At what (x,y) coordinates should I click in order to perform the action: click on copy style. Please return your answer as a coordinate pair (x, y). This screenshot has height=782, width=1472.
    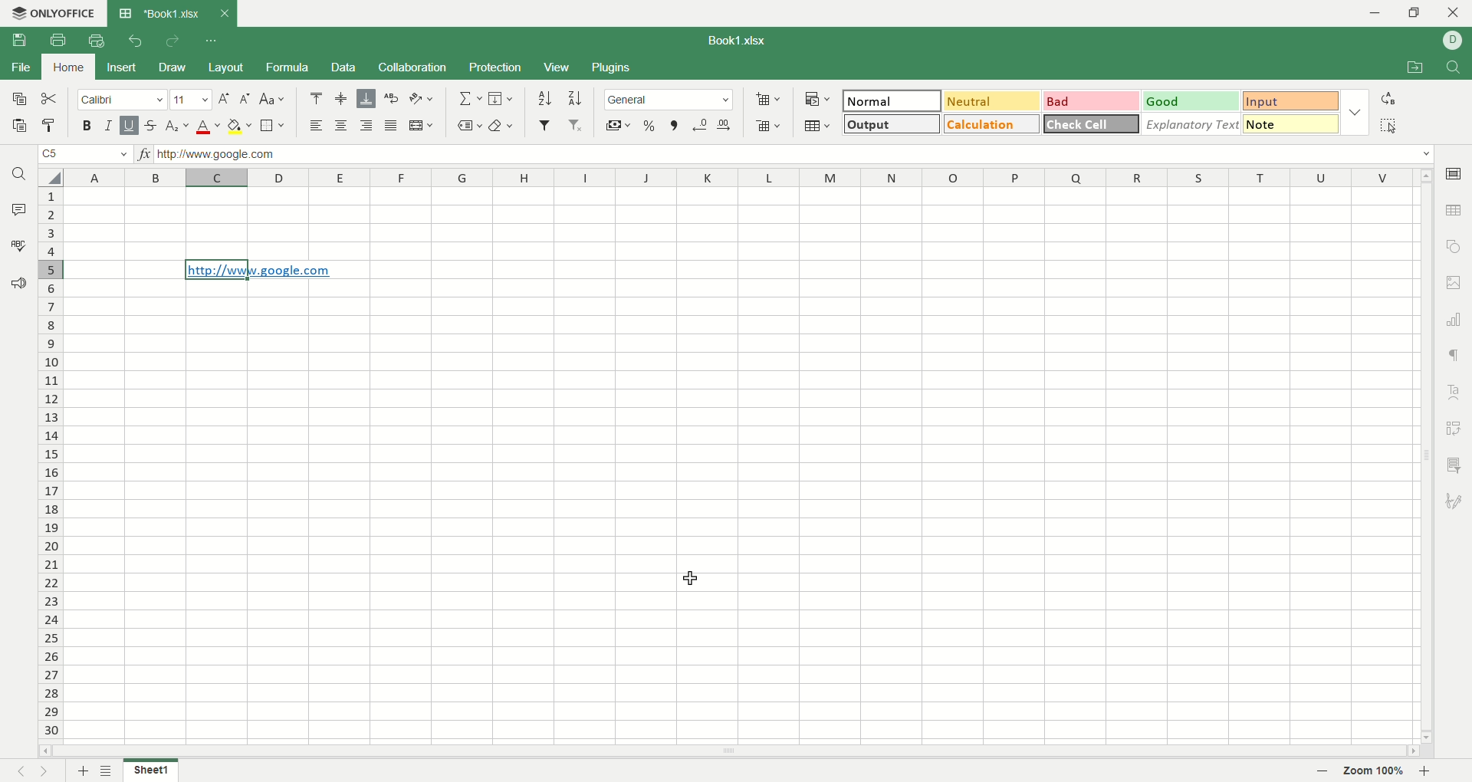
    Looking at the image, I should click on (50, 126).